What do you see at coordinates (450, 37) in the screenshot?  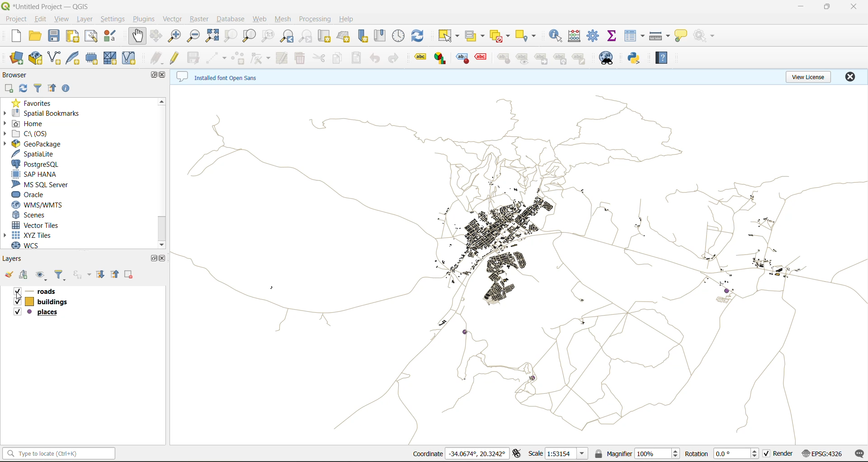 I see `select` at bounding box center [450, 37].